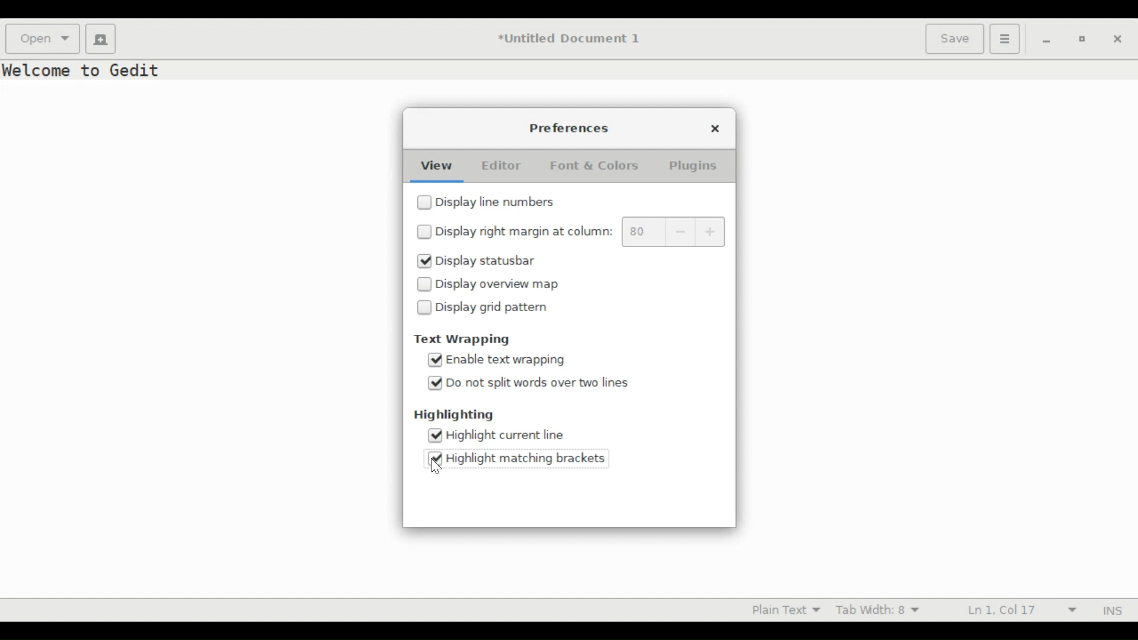  I want to click on Highlight mode dropdown menu, so click(783, 610).